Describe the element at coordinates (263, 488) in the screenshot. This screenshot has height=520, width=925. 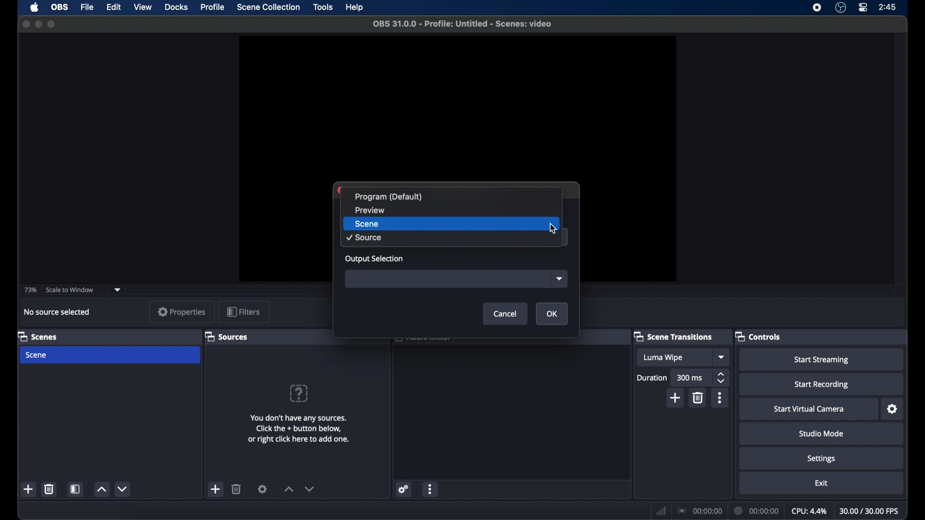
I see `settings` at that location.